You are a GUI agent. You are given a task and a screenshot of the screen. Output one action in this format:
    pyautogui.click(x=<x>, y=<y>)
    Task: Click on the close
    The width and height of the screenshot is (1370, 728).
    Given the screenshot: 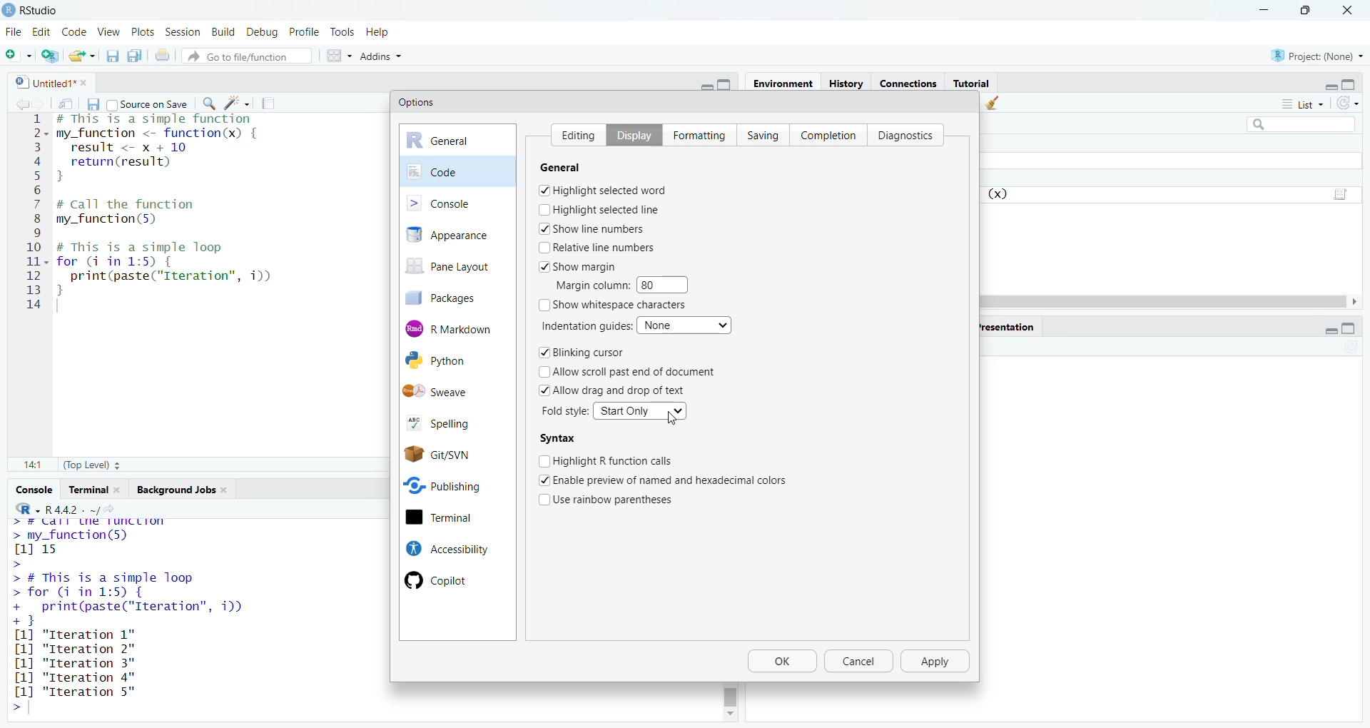 What is the action you would take?
    pyautogui.click(x=229, y=491)
    